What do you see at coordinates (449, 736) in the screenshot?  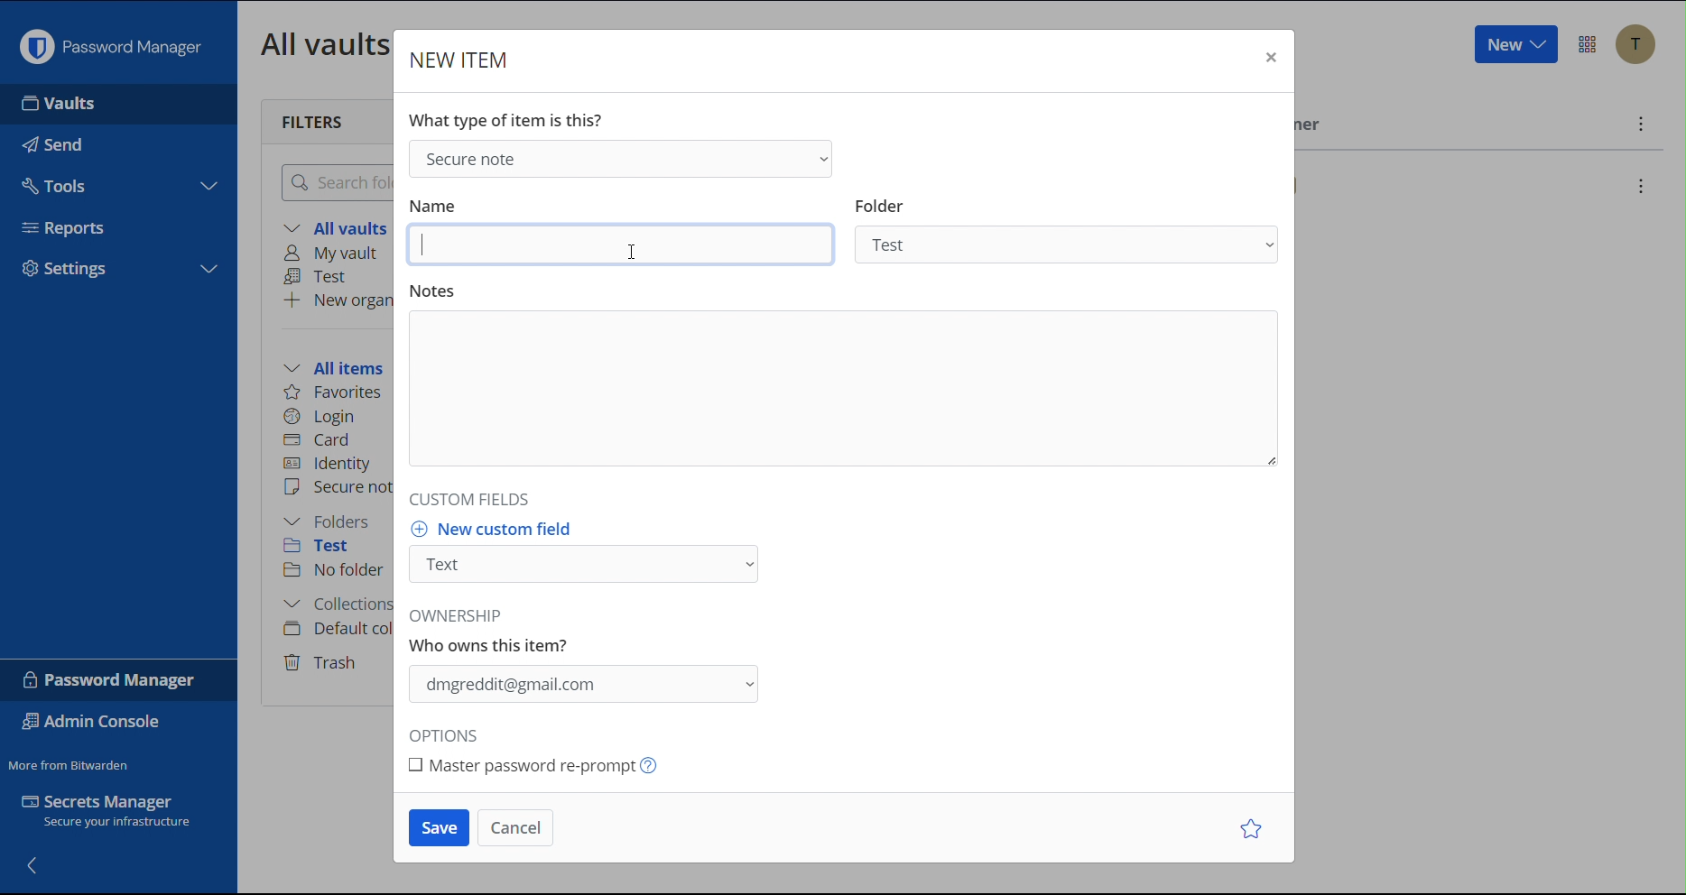 I see `Options` at bounding box center [449, 736].